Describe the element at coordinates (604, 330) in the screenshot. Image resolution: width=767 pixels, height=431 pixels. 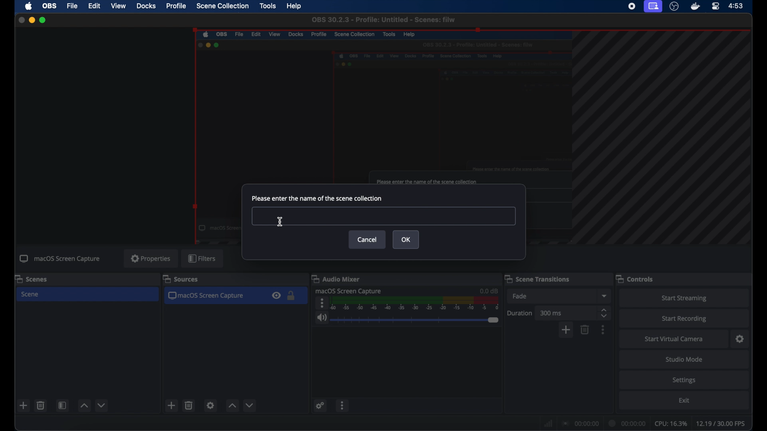
I see `more options` at that location.